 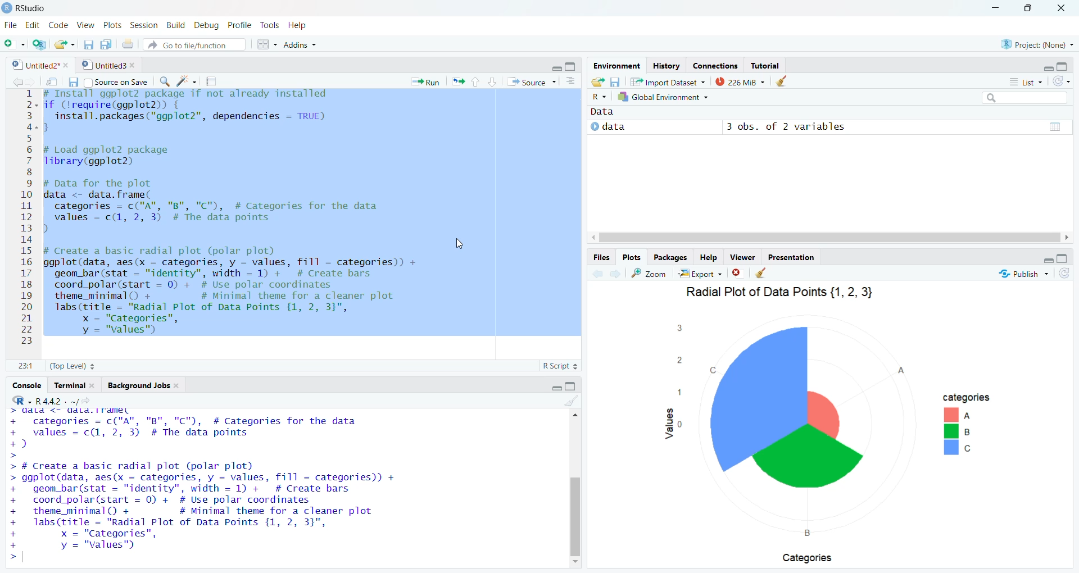 What do you see at coordinates (532, 82) in the screenshot?
I see `Source ` at bounding box center [532, 82].